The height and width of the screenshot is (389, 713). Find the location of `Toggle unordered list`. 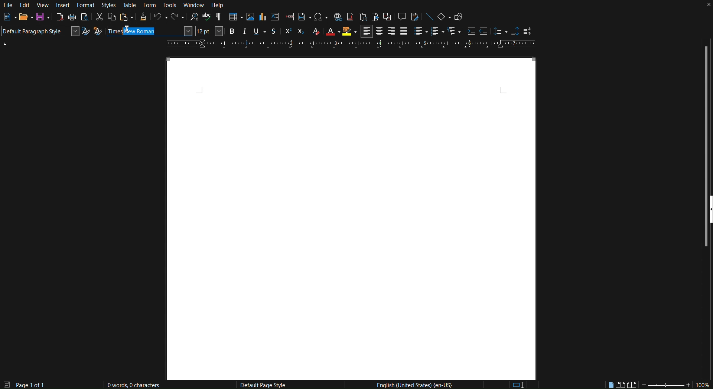

Toggle unordered list is located at coordinates (419, 32).